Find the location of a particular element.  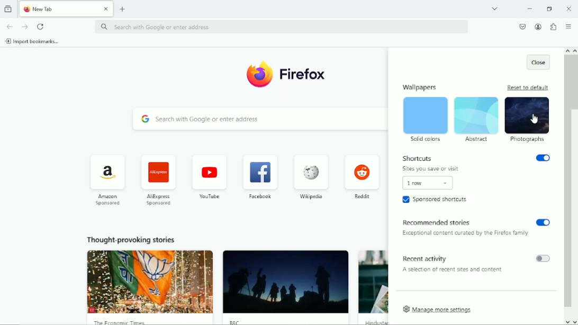

Shortcuts is located at coordinates (474, 157).